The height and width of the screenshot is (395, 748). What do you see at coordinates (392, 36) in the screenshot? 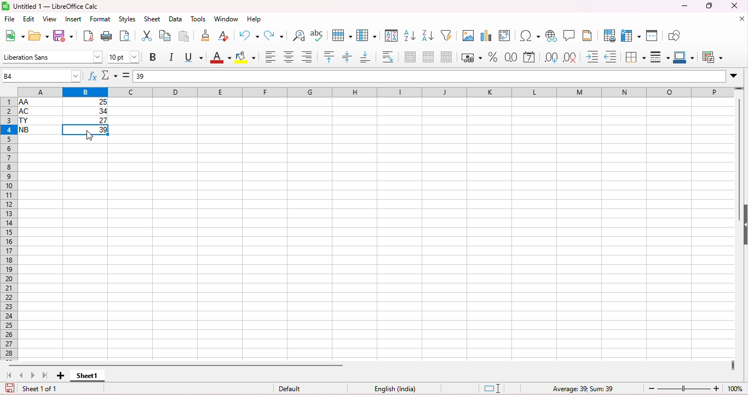
I see `sort` at bounding box center [392, 36].